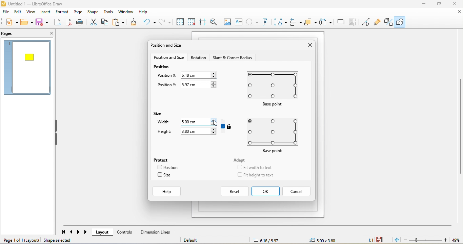  What do you see at coordinates (47, 12) in the screenshot?
I see `insert` at bounding box center [47, 12].